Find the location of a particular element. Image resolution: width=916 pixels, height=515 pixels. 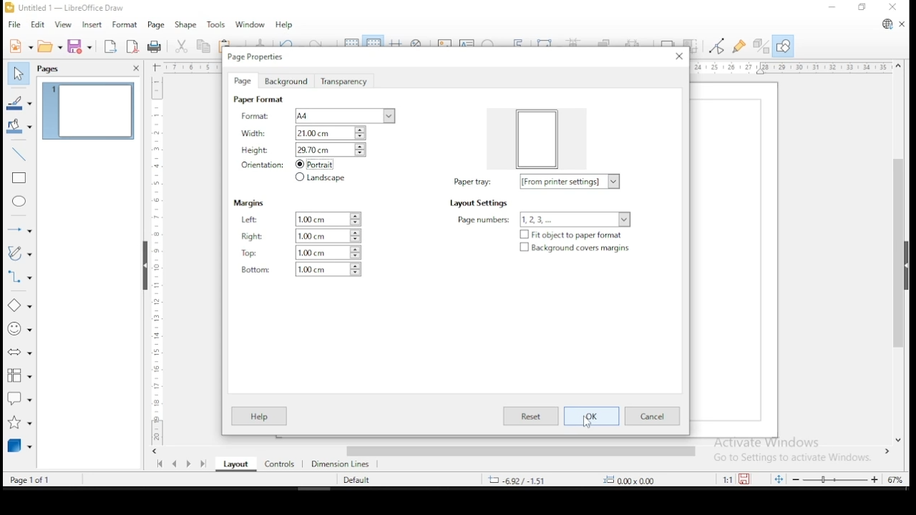

width is located at coordinates (316, 133).